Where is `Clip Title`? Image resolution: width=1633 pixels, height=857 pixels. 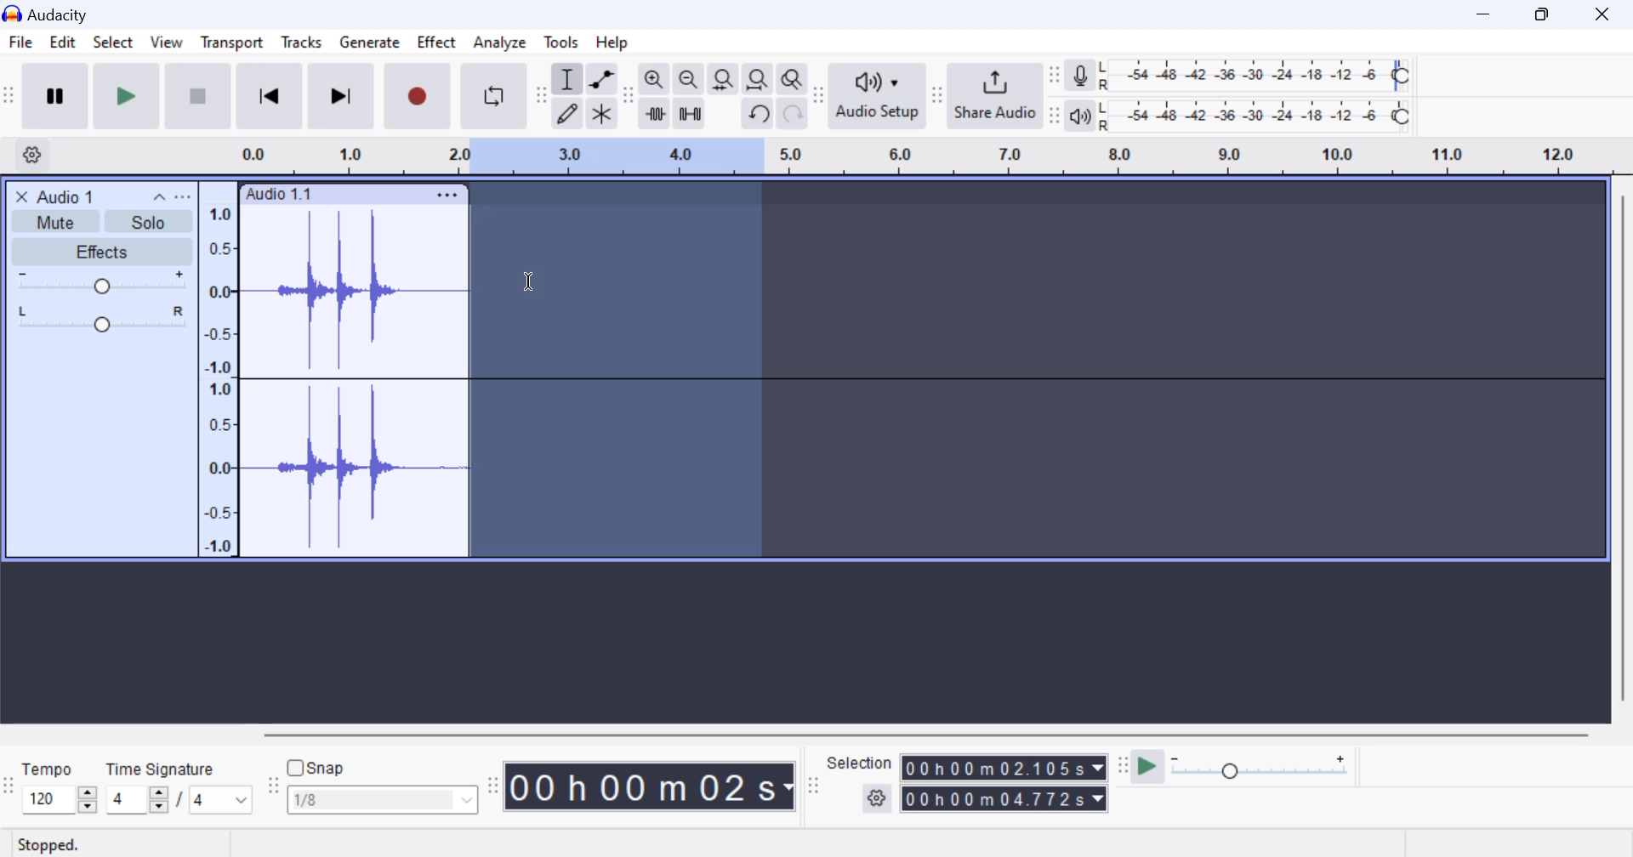
Clip Title is located at coordinates (73, 196).